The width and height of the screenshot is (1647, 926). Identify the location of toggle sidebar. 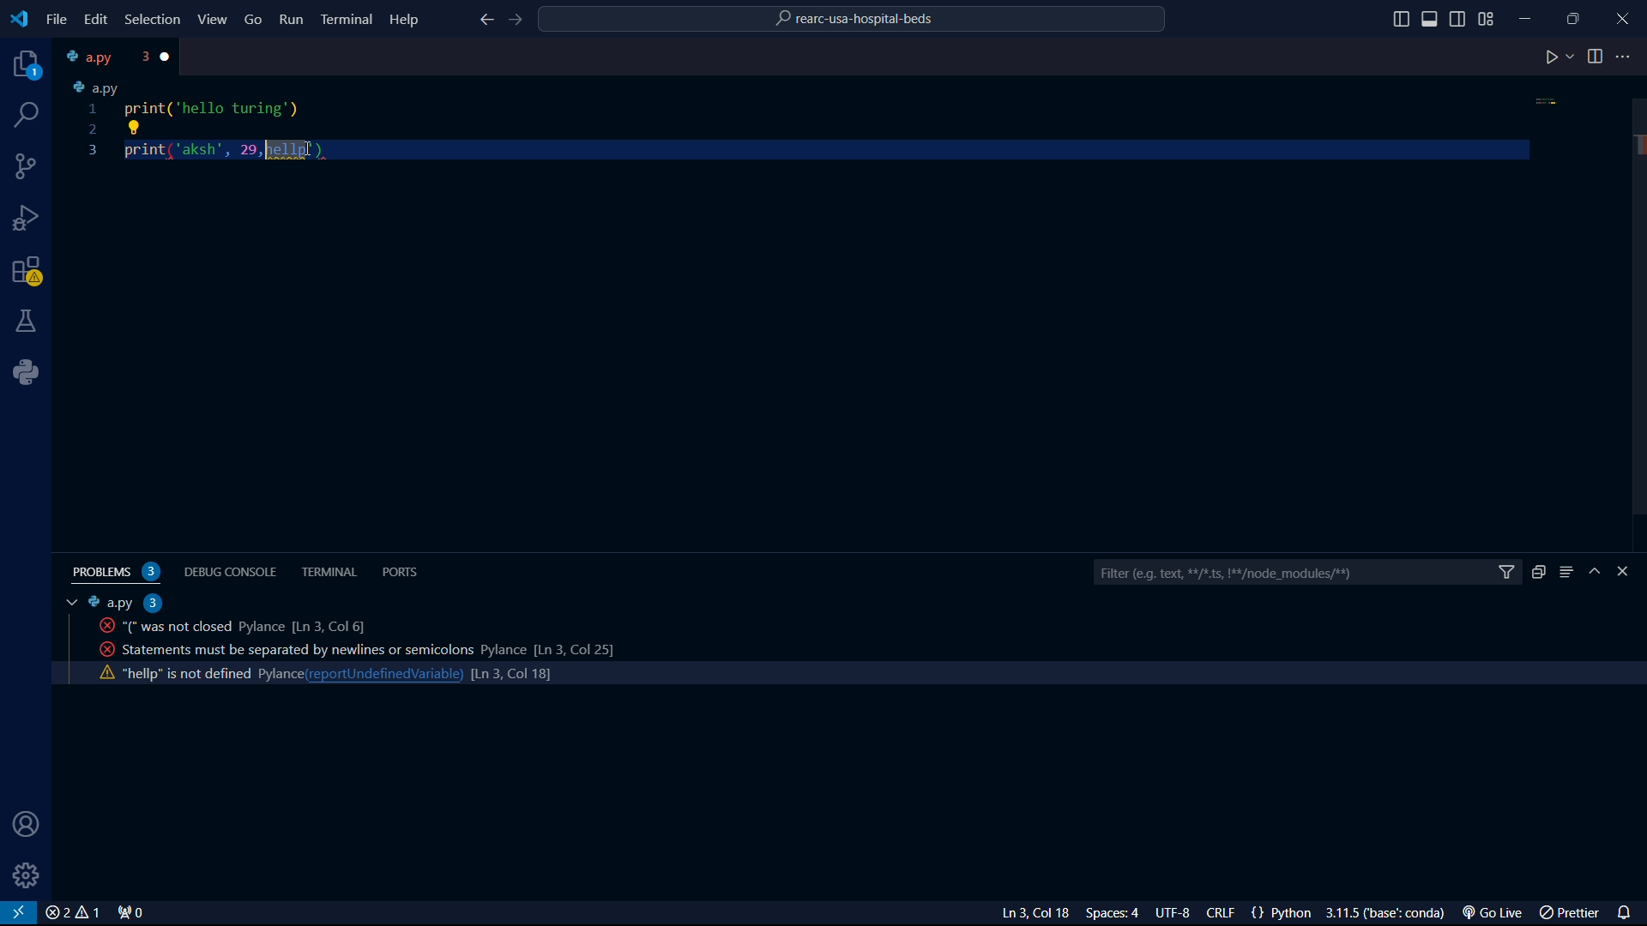
(1432, 19).